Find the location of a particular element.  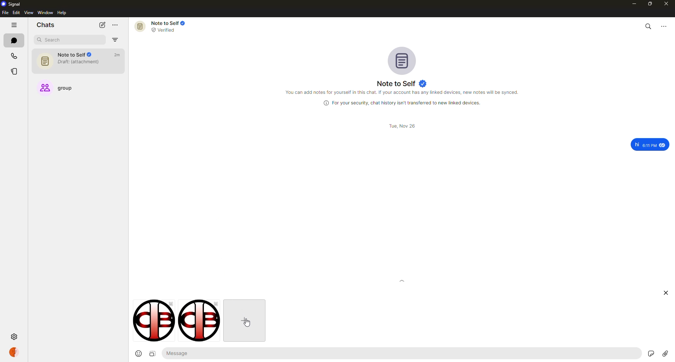

date is located at coordinates (401, 126).